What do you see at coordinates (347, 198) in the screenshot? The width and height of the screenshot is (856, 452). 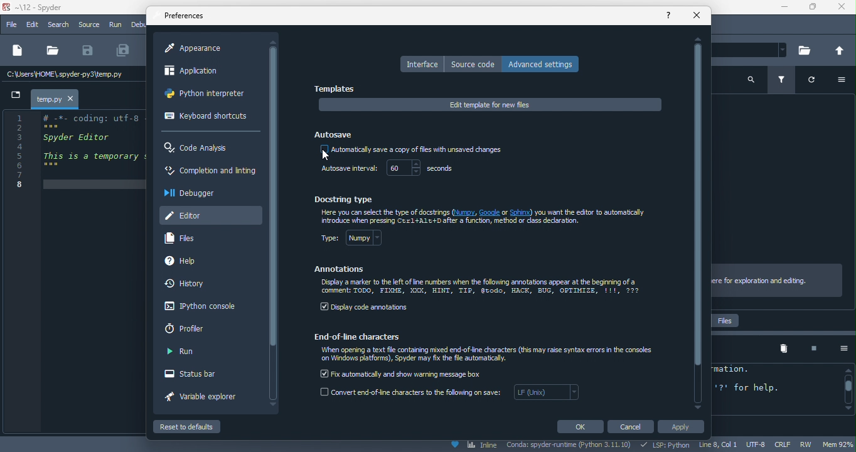 I see `docstring` at bounding box center [347, 198].